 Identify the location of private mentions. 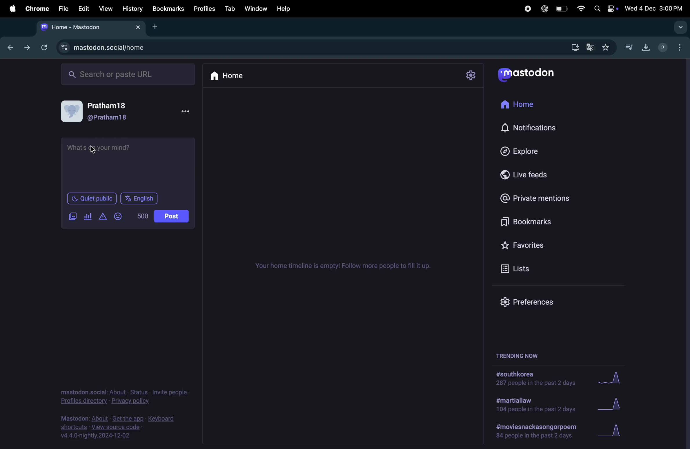
(546, 197).